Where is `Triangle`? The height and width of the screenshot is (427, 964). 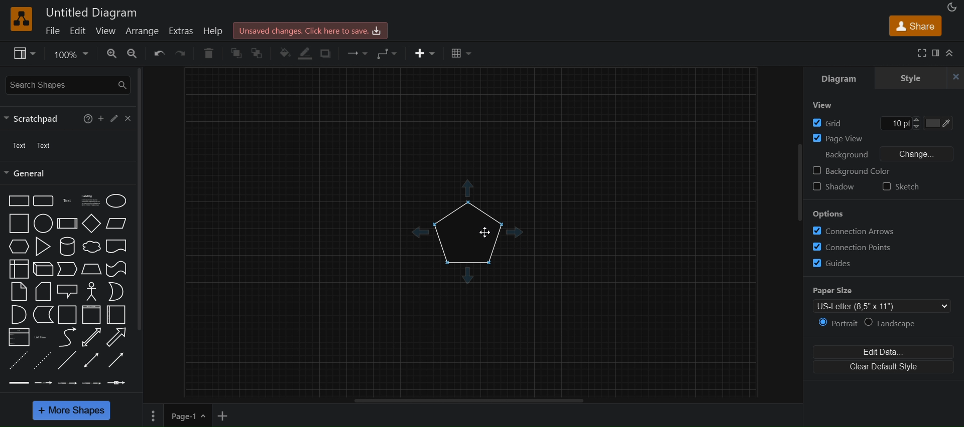
Triangle is located at coordinates (43, 247).